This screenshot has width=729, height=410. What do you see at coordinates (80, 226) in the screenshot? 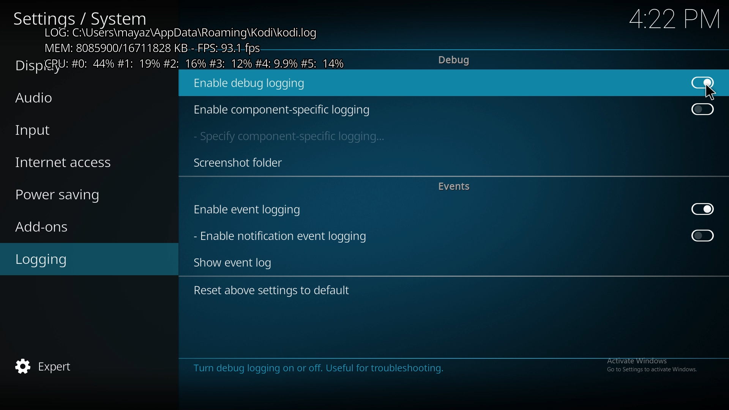
I see `add ons` at bounding box center [80, 226].